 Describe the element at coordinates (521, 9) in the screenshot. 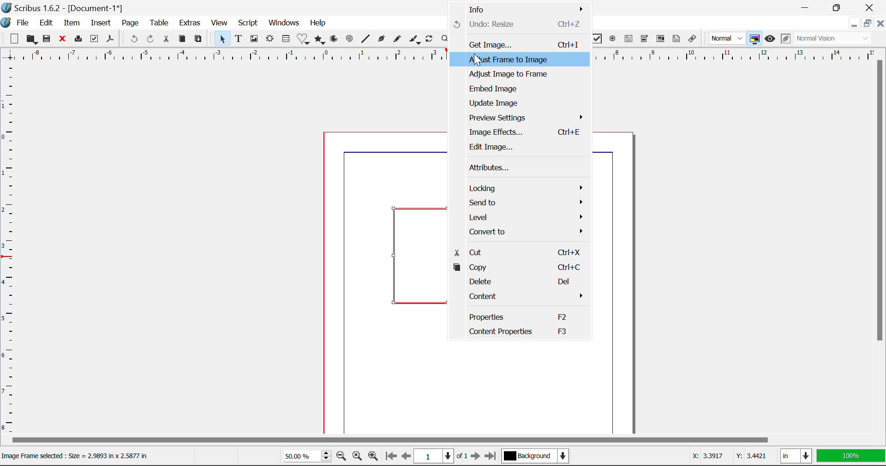

I see `Info` at that location.